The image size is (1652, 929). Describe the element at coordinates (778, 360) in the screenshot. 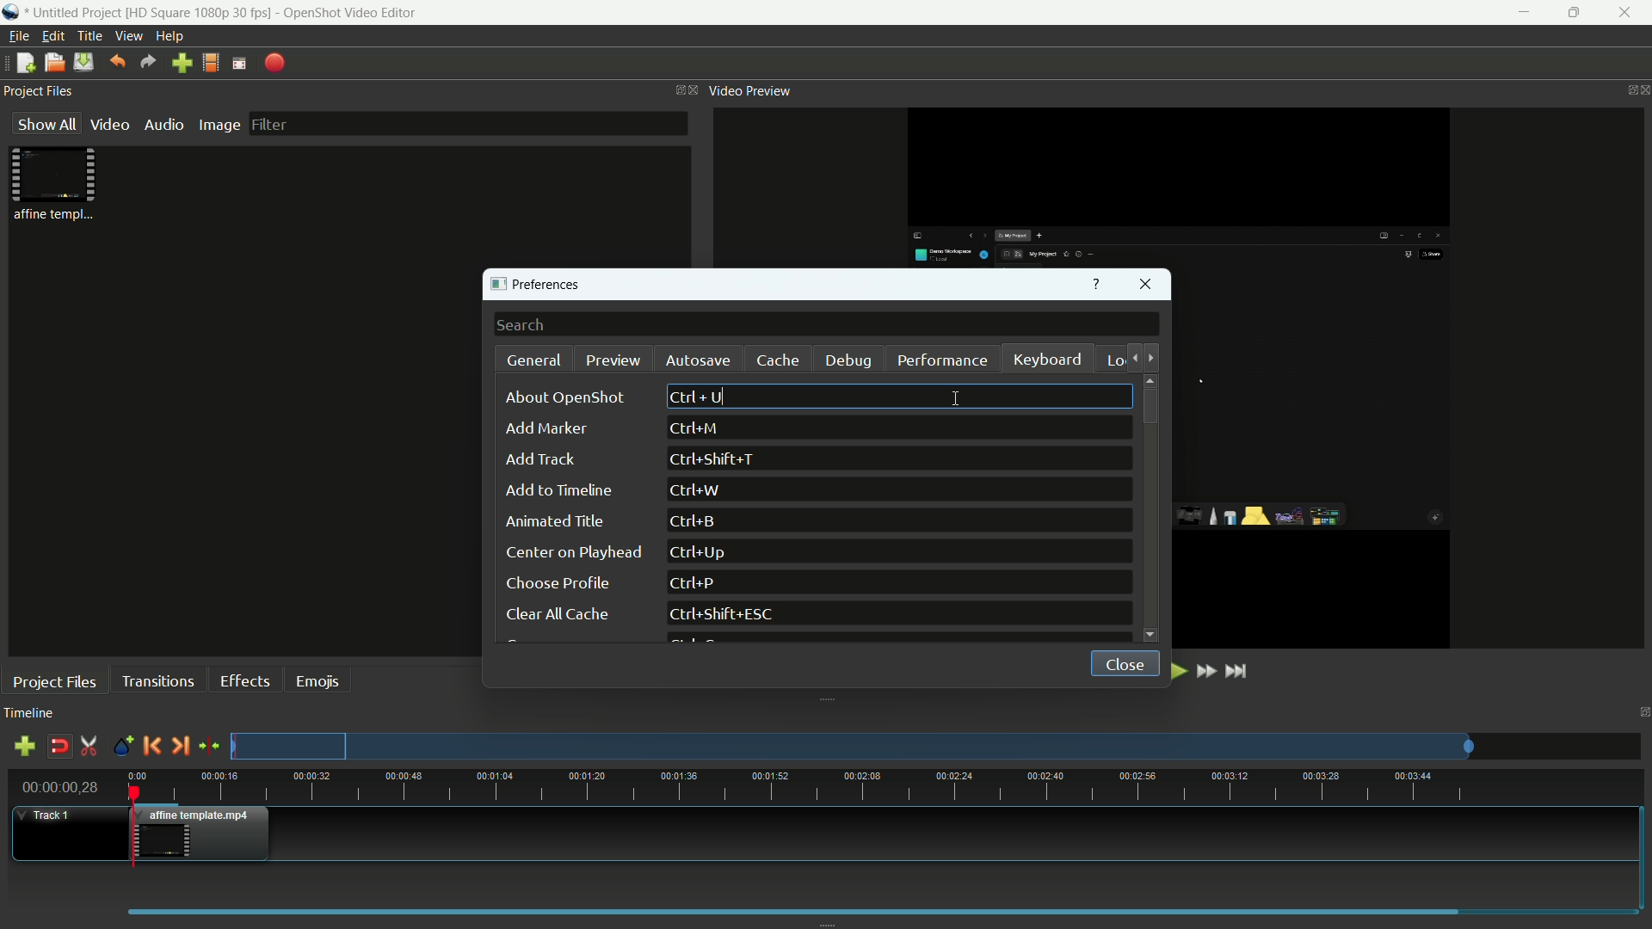

I see `cache` at that location.